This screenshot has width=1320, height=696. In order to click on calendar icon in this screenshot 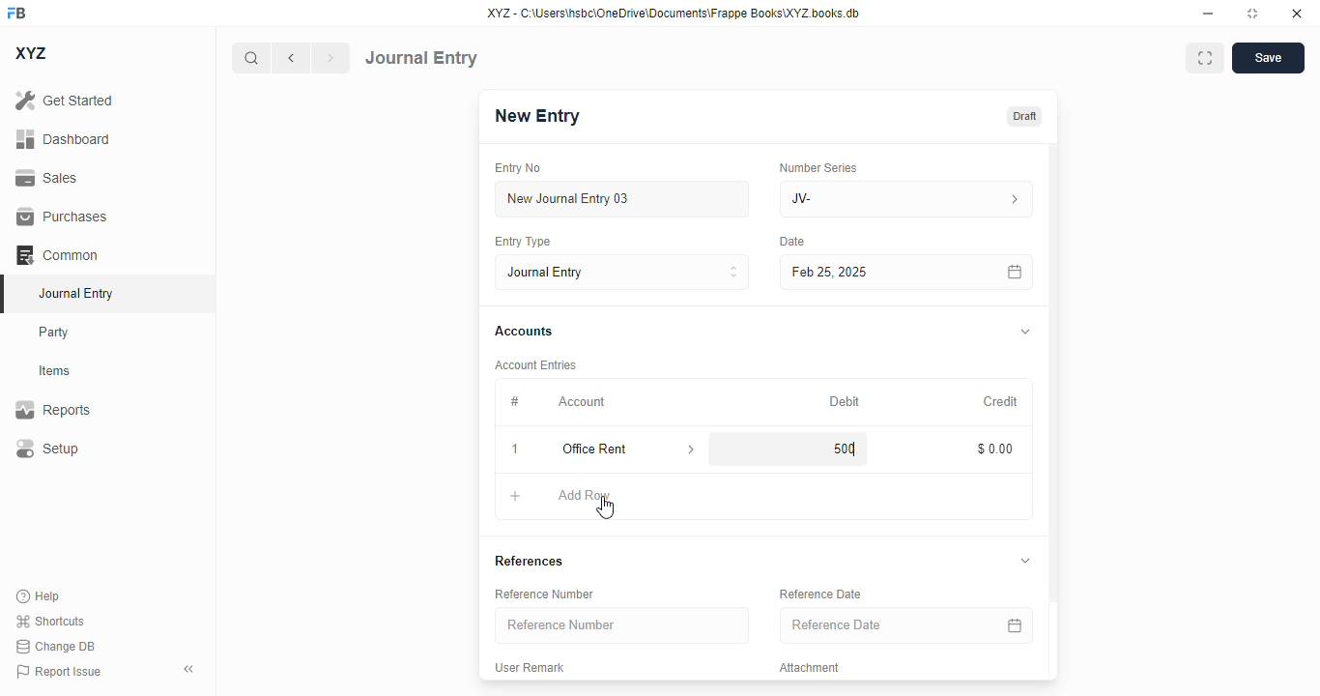, I will do `click(1016, 273)`.